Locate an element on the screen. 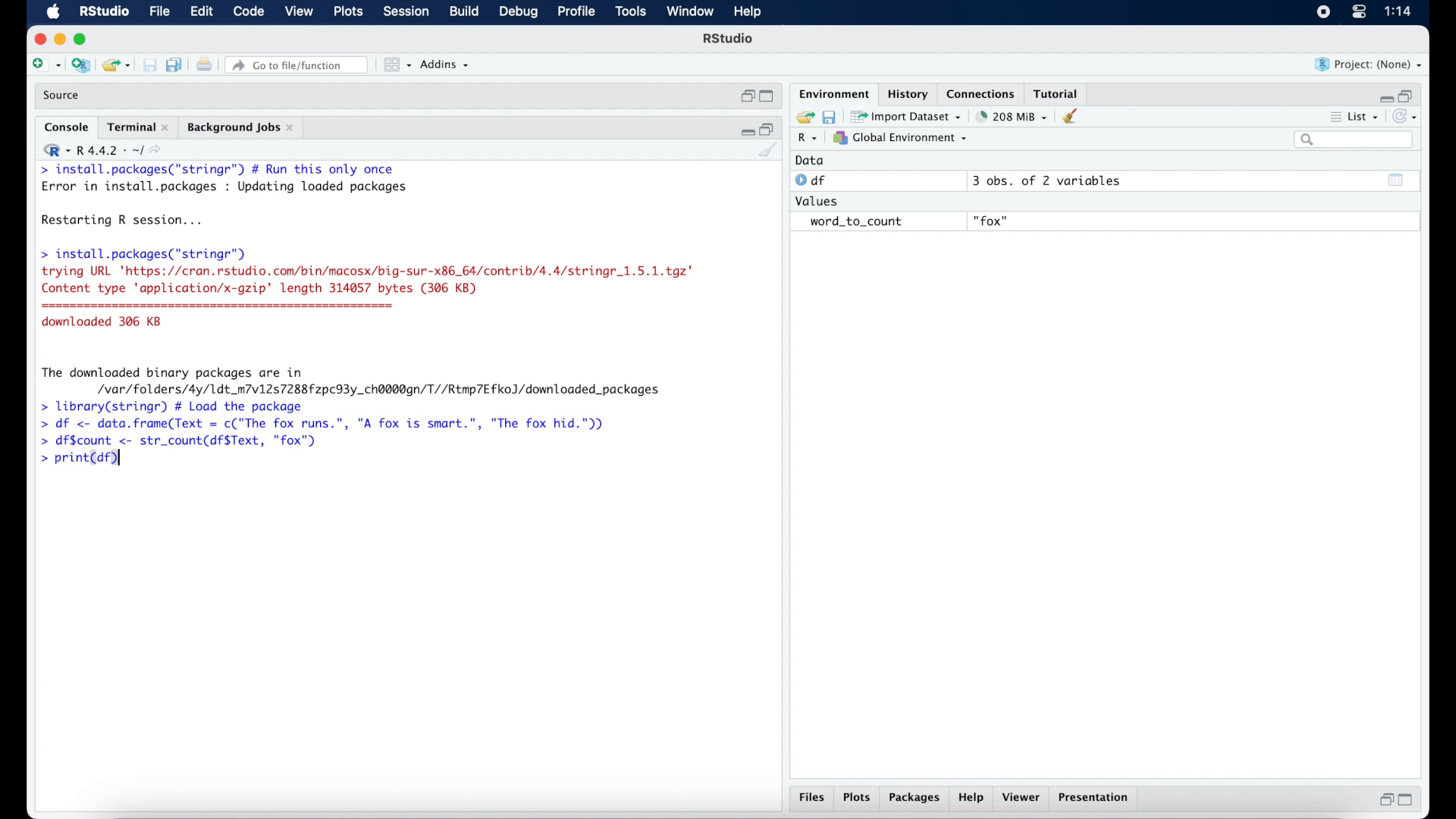 This screenshot has width=1456, height=819. import dataset is located at coordinates (906, 117).